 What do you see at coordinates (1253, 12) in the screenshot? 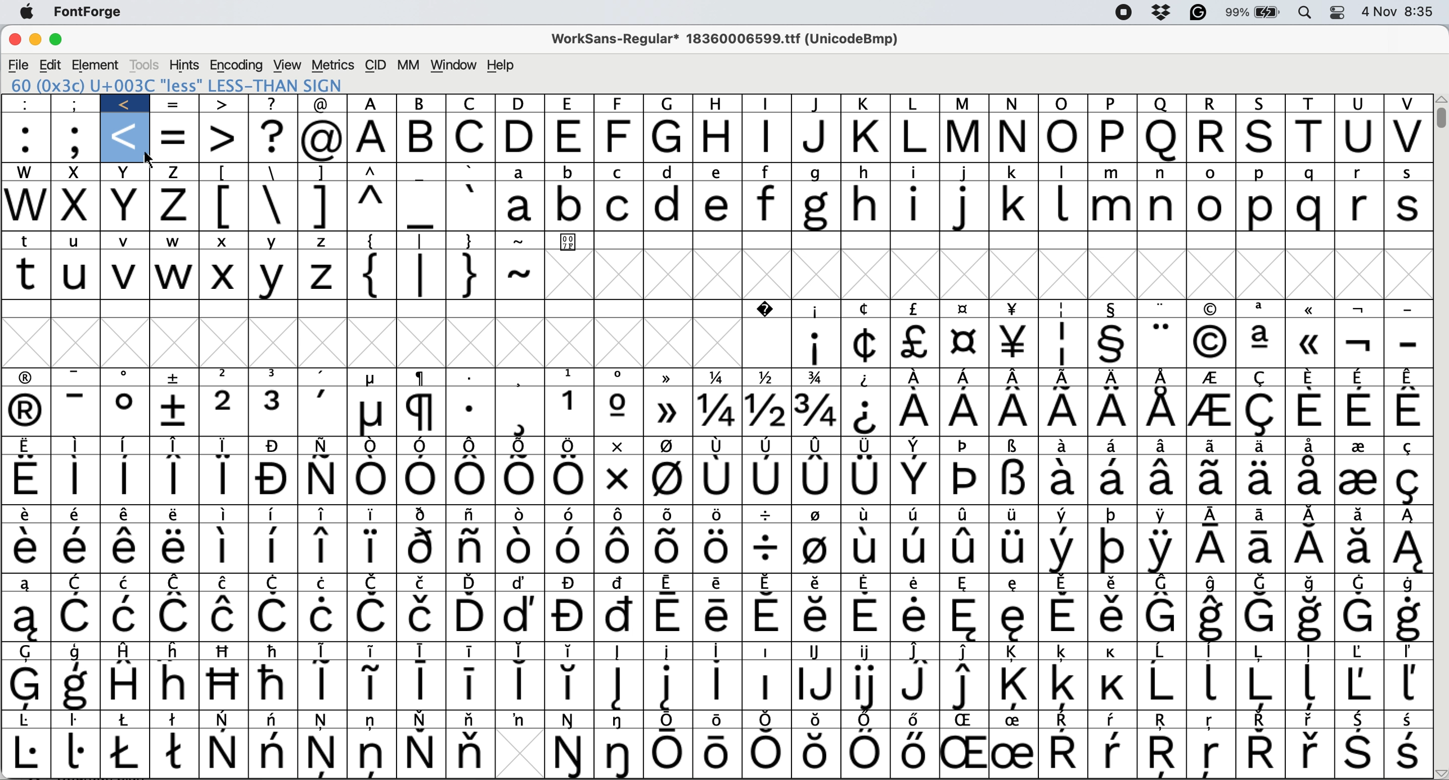
I see `battery` at bounding box center [1253, 12].